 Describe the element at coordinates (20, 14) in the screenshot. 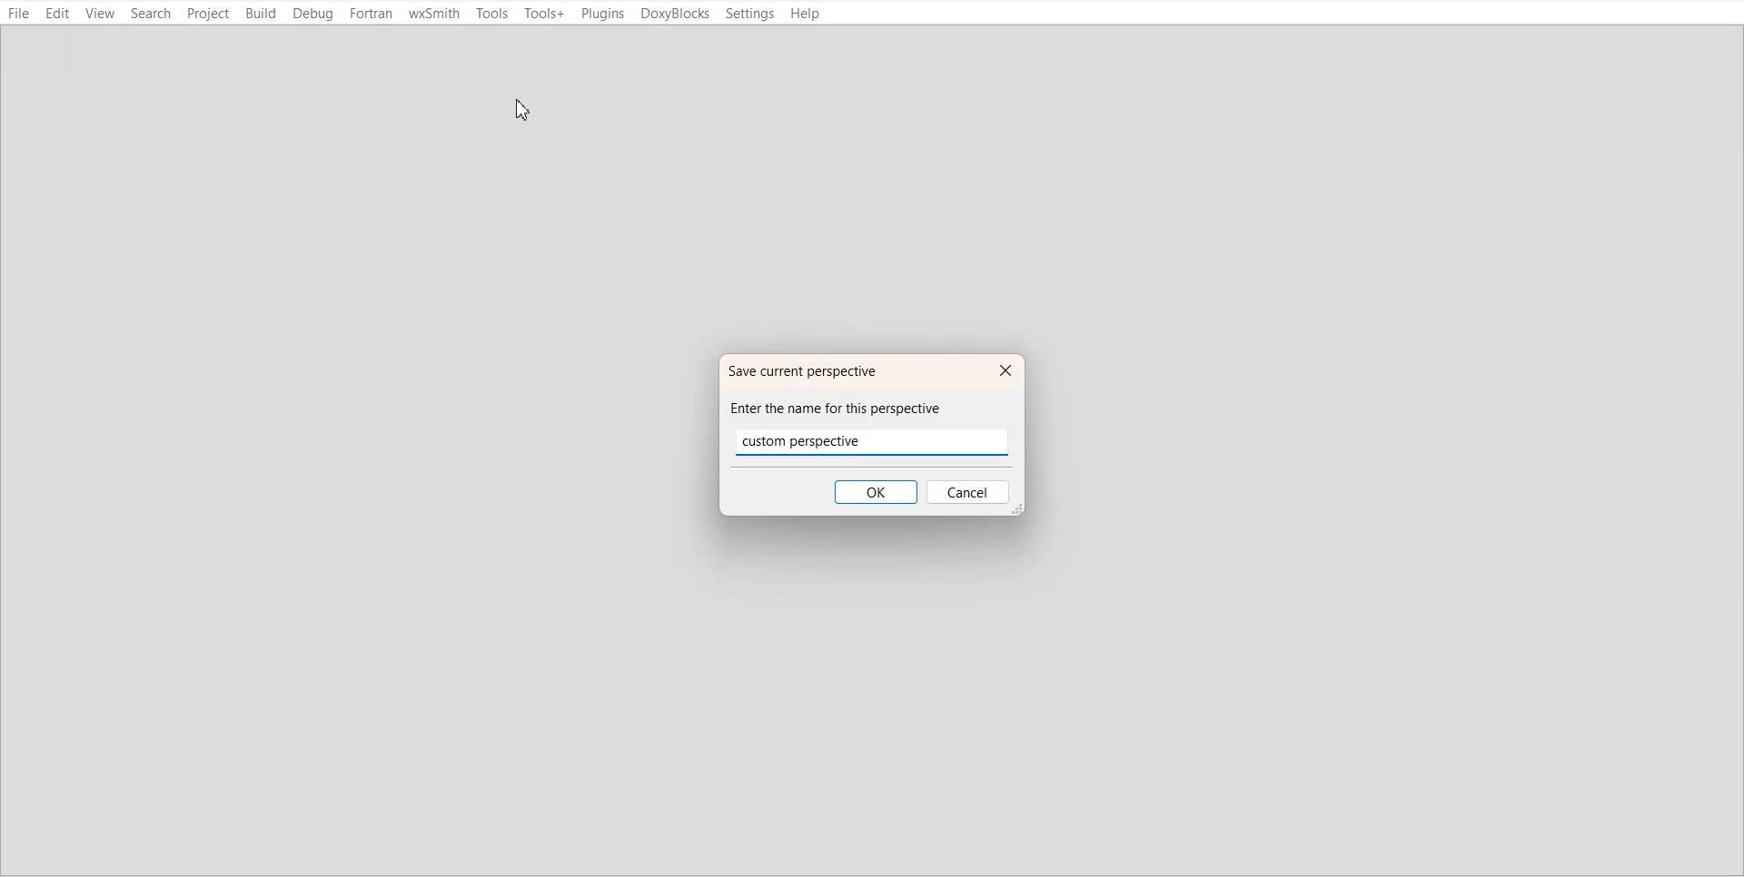

I see `File` at that location.